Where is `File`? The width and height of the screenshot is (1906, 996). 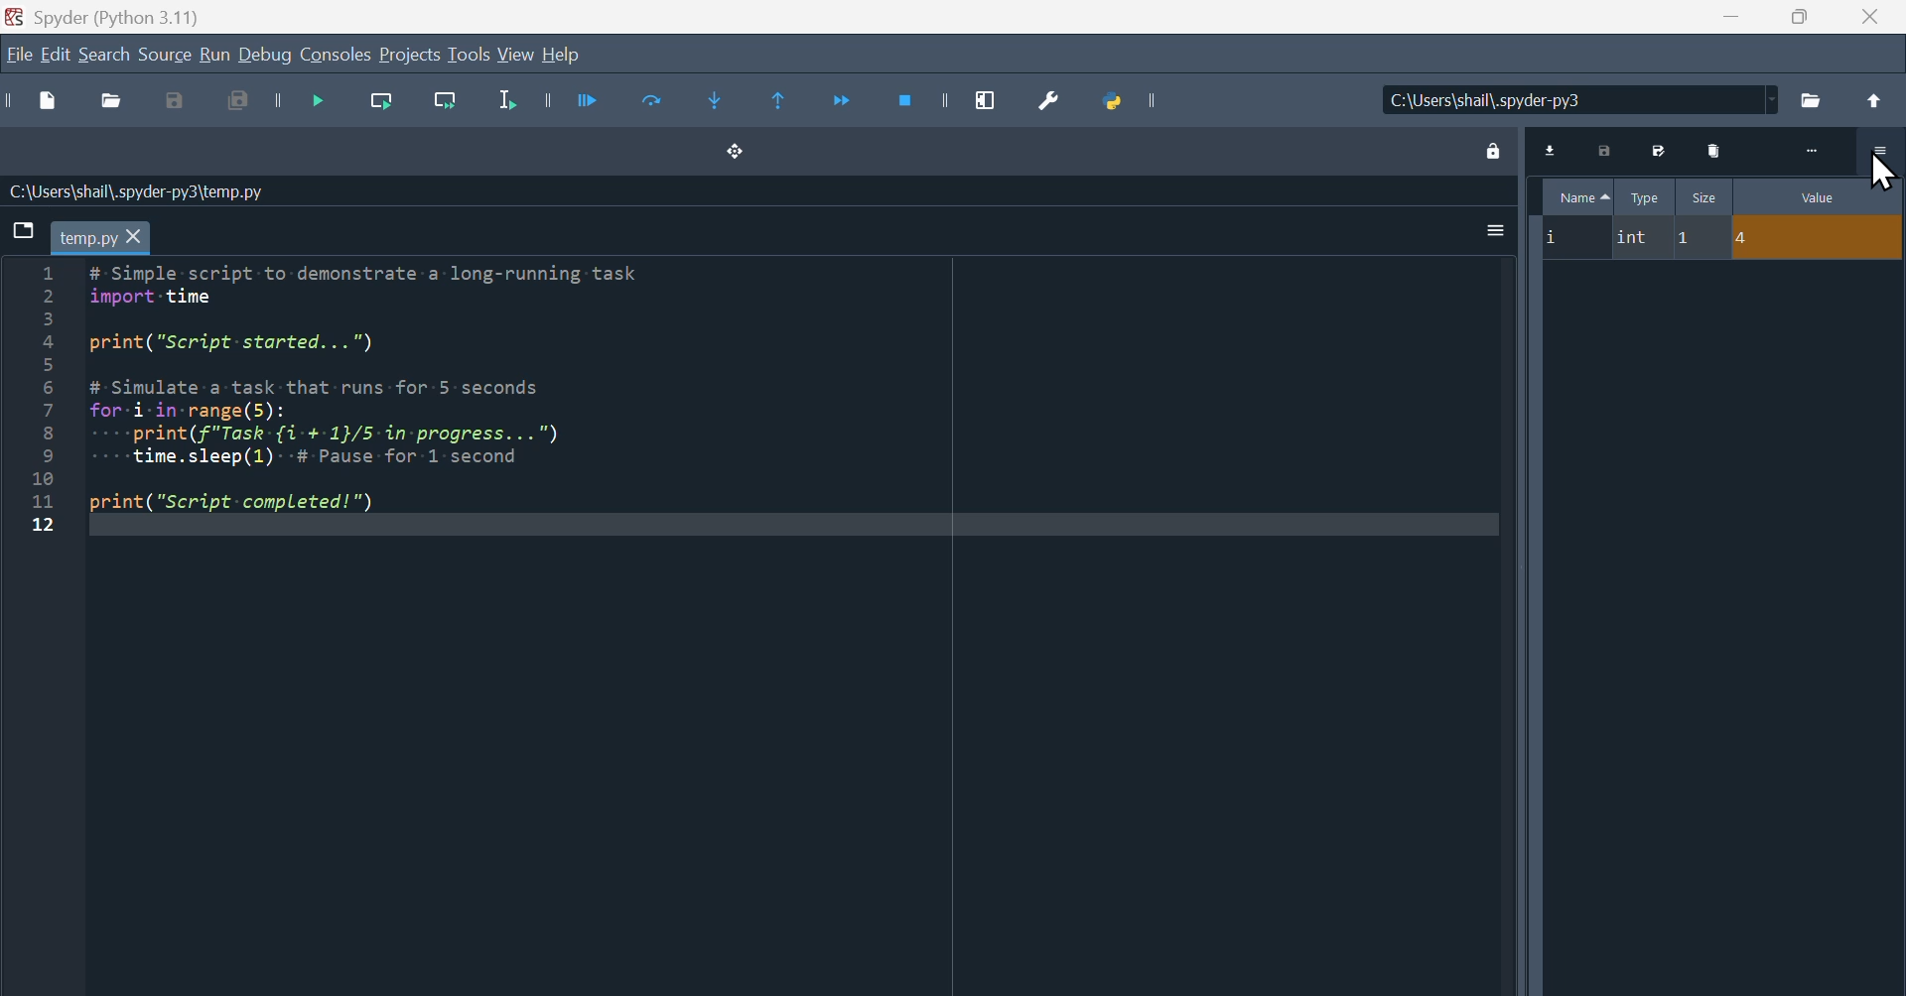
File is located at coordinates (1814, 98).